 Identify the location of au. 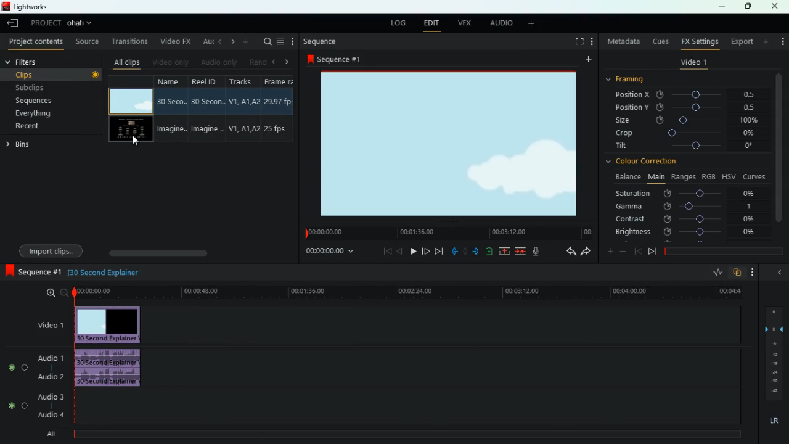
(206, 41).